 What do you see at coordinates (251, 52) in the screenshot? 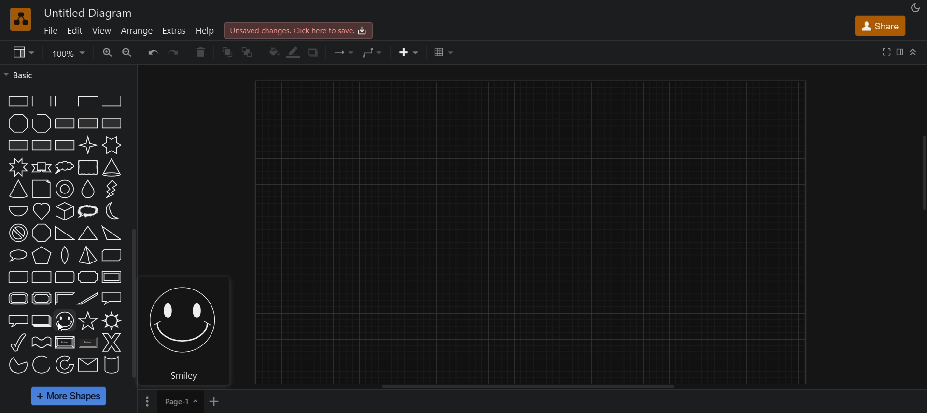
I see `to back` at bounding box center [251, 52].